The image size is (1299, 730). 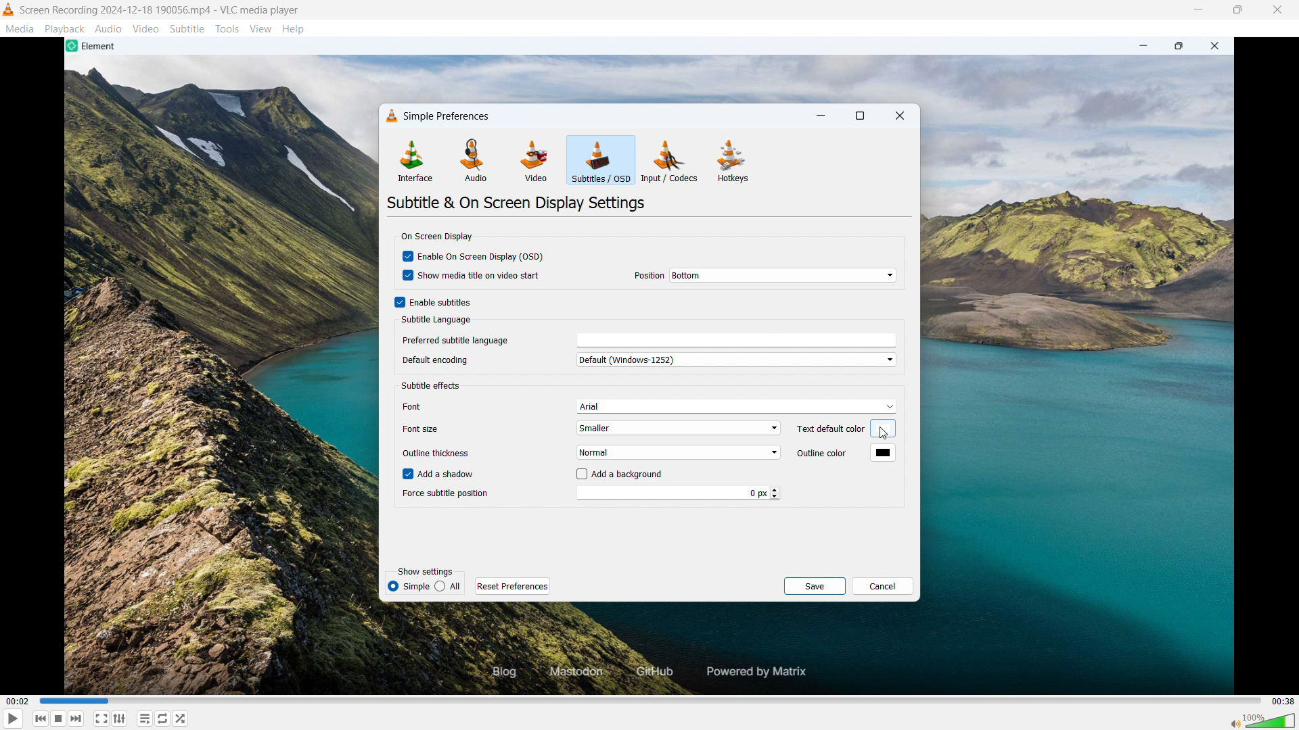 I want to click on Enable subtitles , so click(x=442, y=301).